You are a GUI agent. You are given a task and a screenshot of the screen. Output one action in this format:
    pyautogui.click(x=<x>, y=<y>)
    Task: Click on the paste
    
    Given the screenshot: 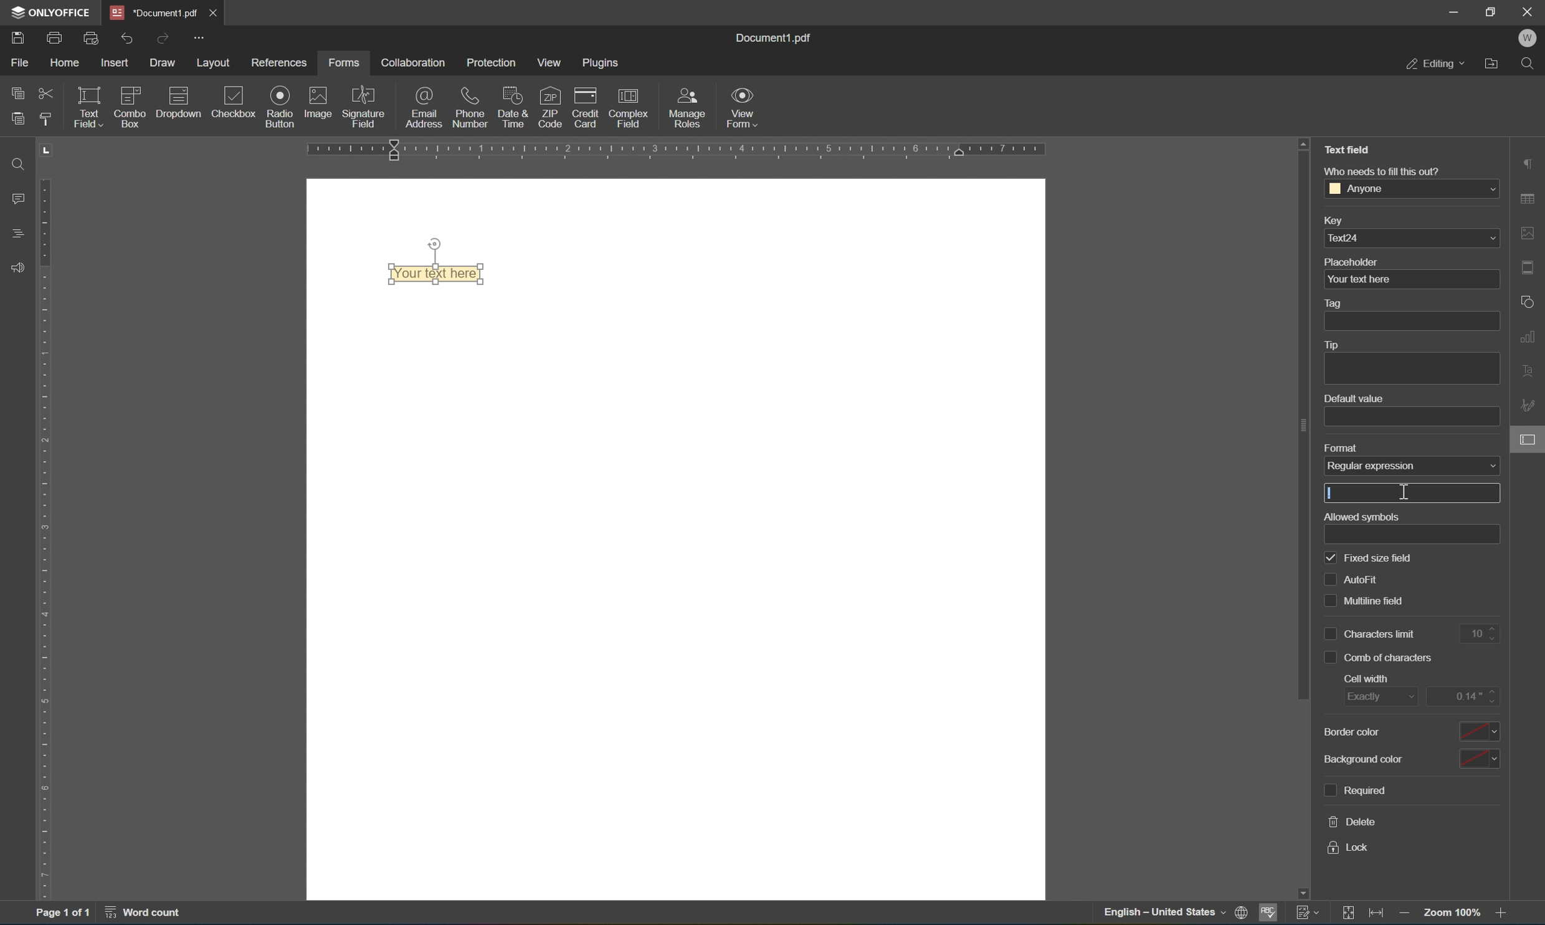 What is the action you would take?
    pyautogui.click(x=17, y=115)
    